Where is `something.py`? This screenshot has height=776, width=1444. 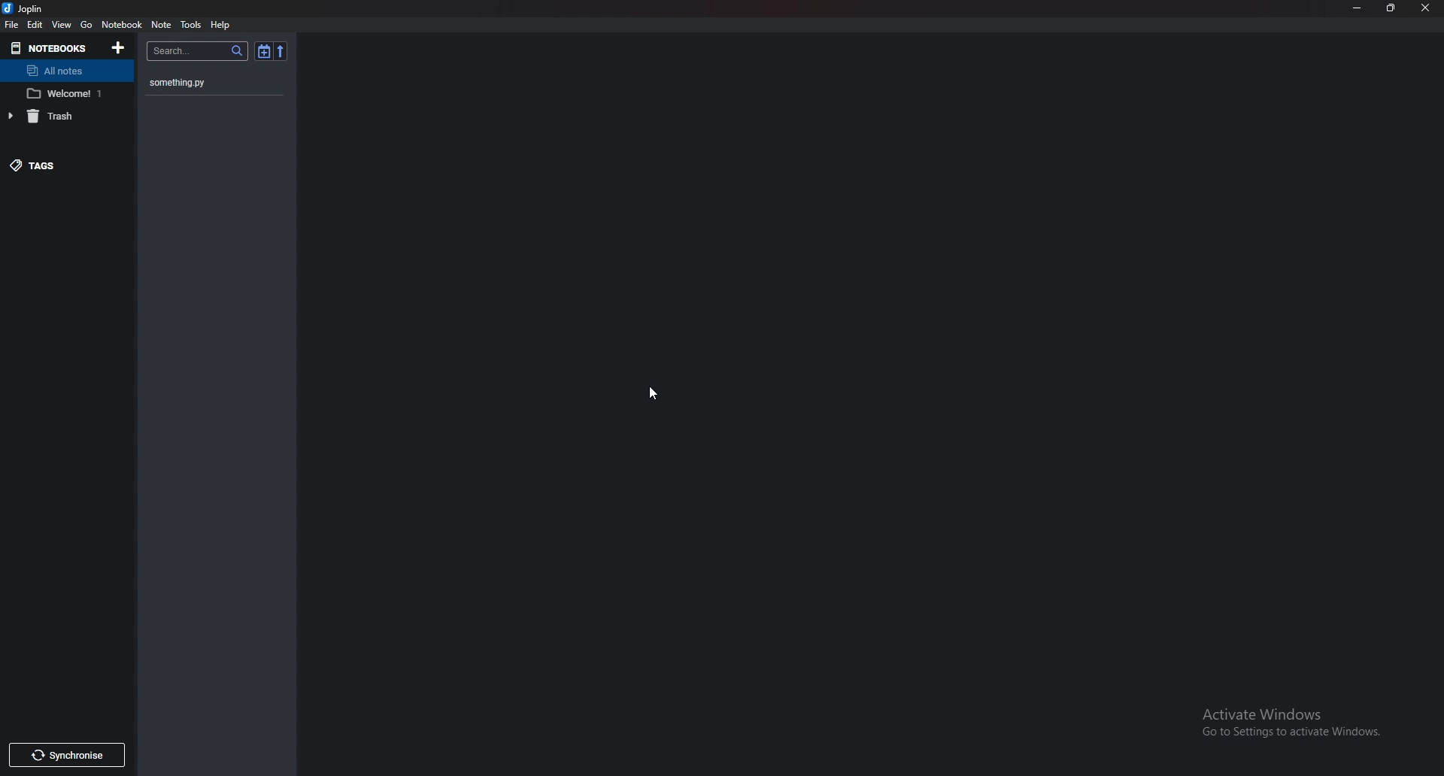
something.py is located at coordinates (206, 83).